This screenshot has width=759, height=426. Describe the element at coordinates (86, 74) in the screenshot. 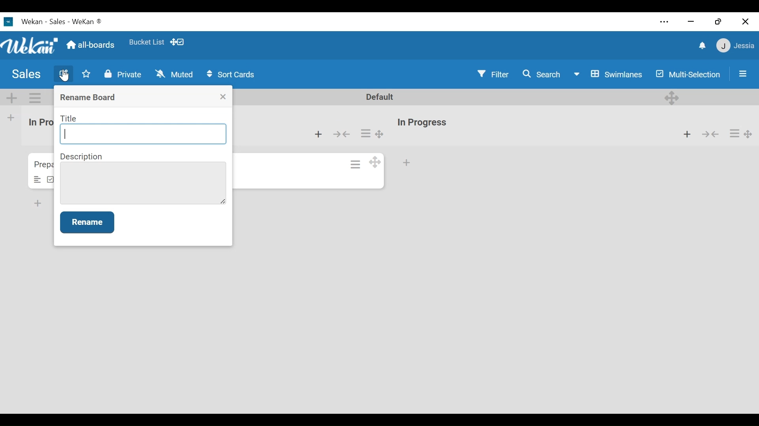

I see `Toggle Favorites` at that location.